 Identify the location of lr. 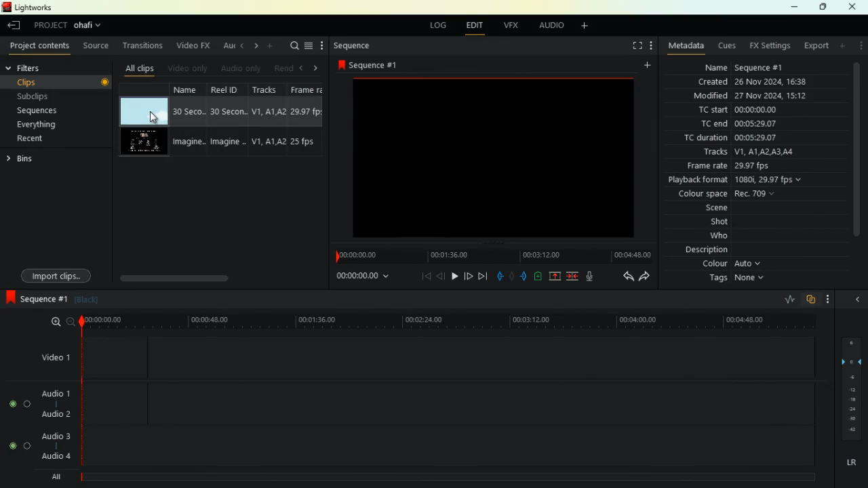
(846, 464).